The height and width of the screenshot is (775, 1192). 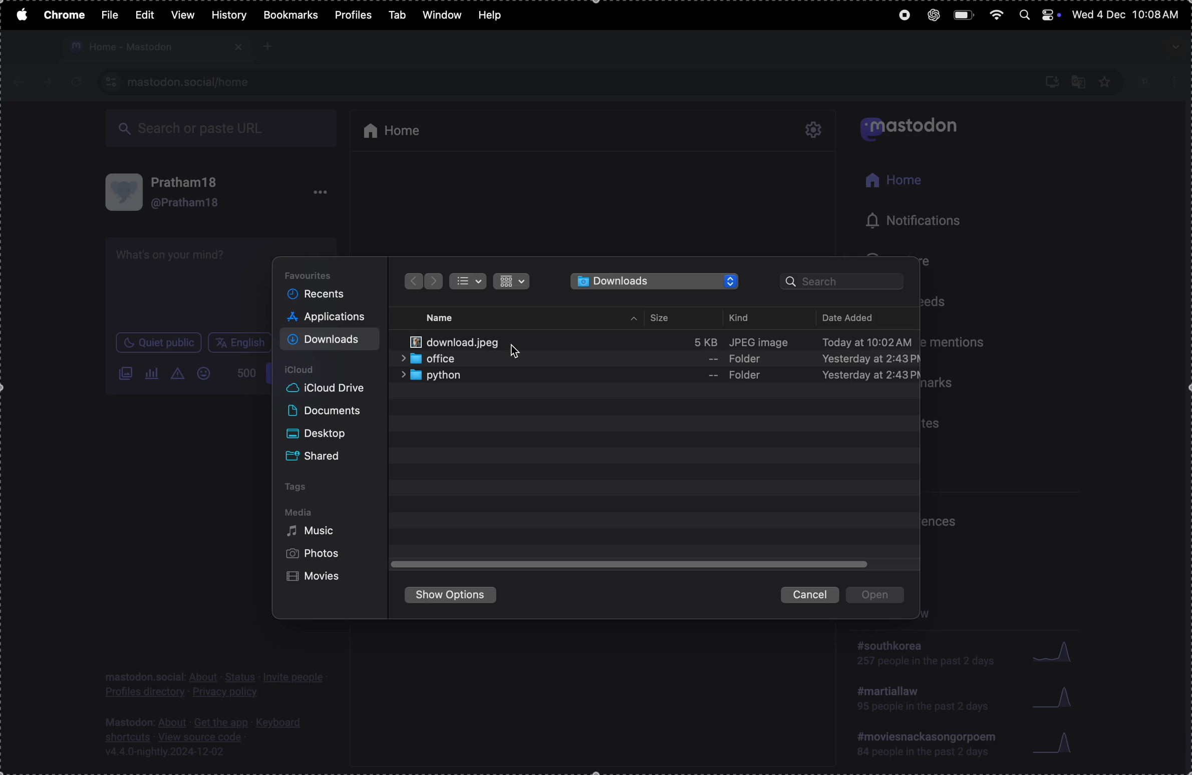 What do you see at coordinates (924, 747) in the screenshot?
I see `#moviessancforpoem` at bounding box center [924, 747].